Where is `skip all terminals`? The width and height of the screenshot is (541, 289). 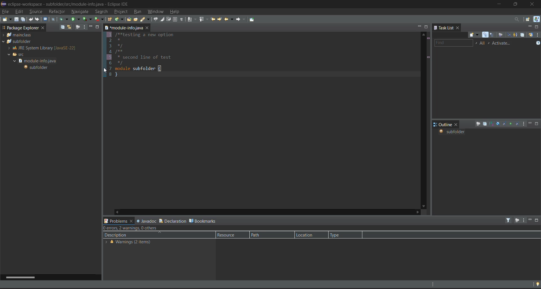 skip all terminals is located at coordinates (54, 19).